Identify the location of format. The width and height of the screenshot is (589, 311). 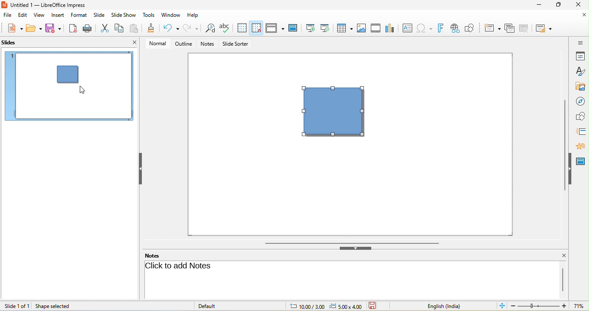
(79, 15).